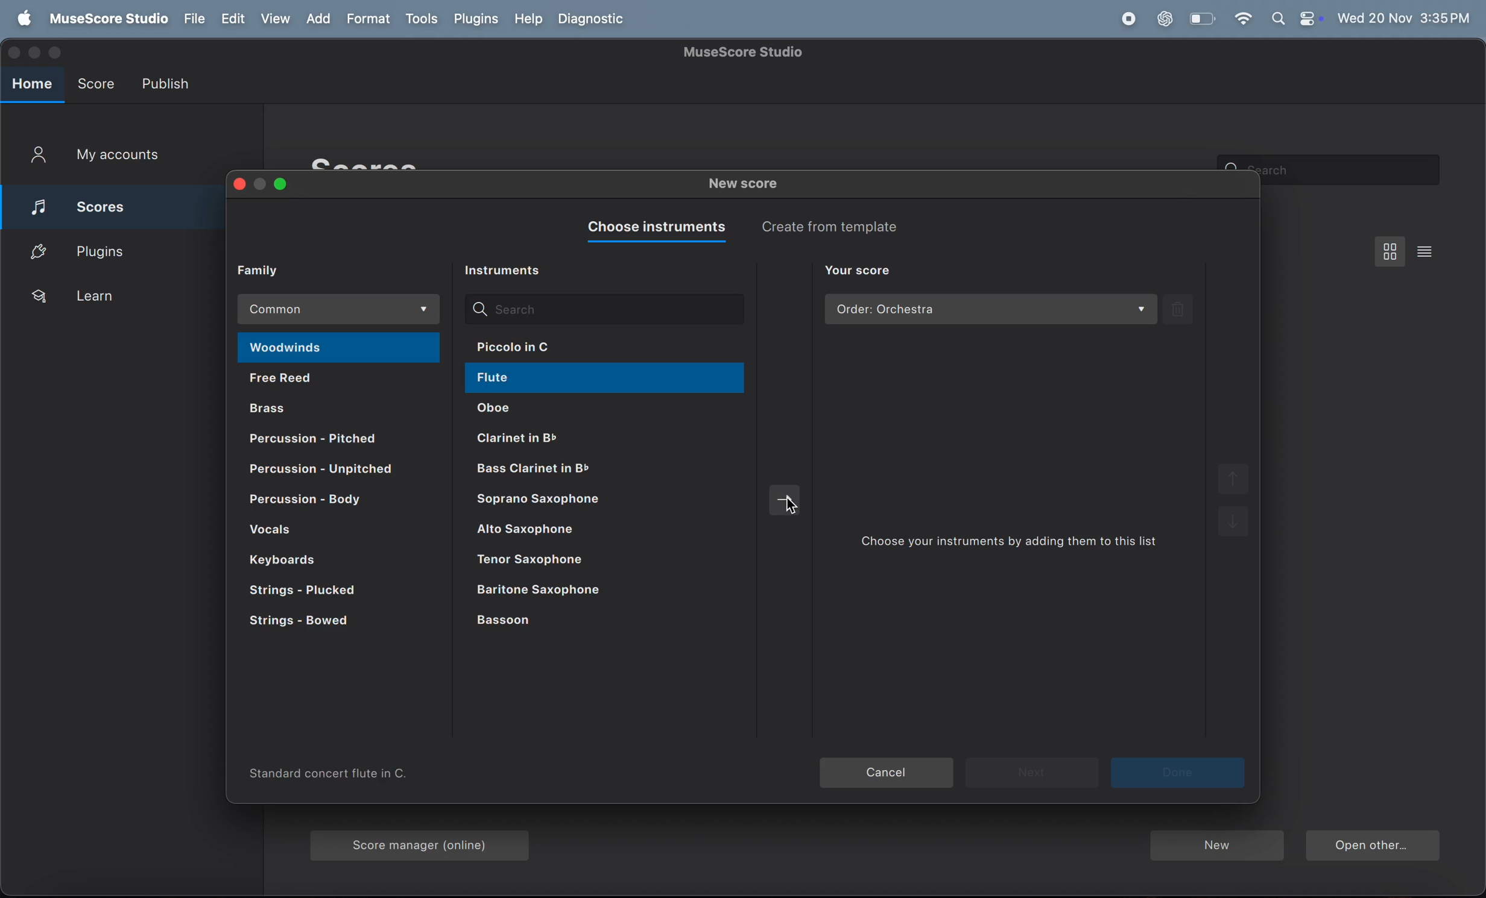 The height and width of the screenshot is (898, 1486). I want to click on chat gpt, so click(1165, 19).